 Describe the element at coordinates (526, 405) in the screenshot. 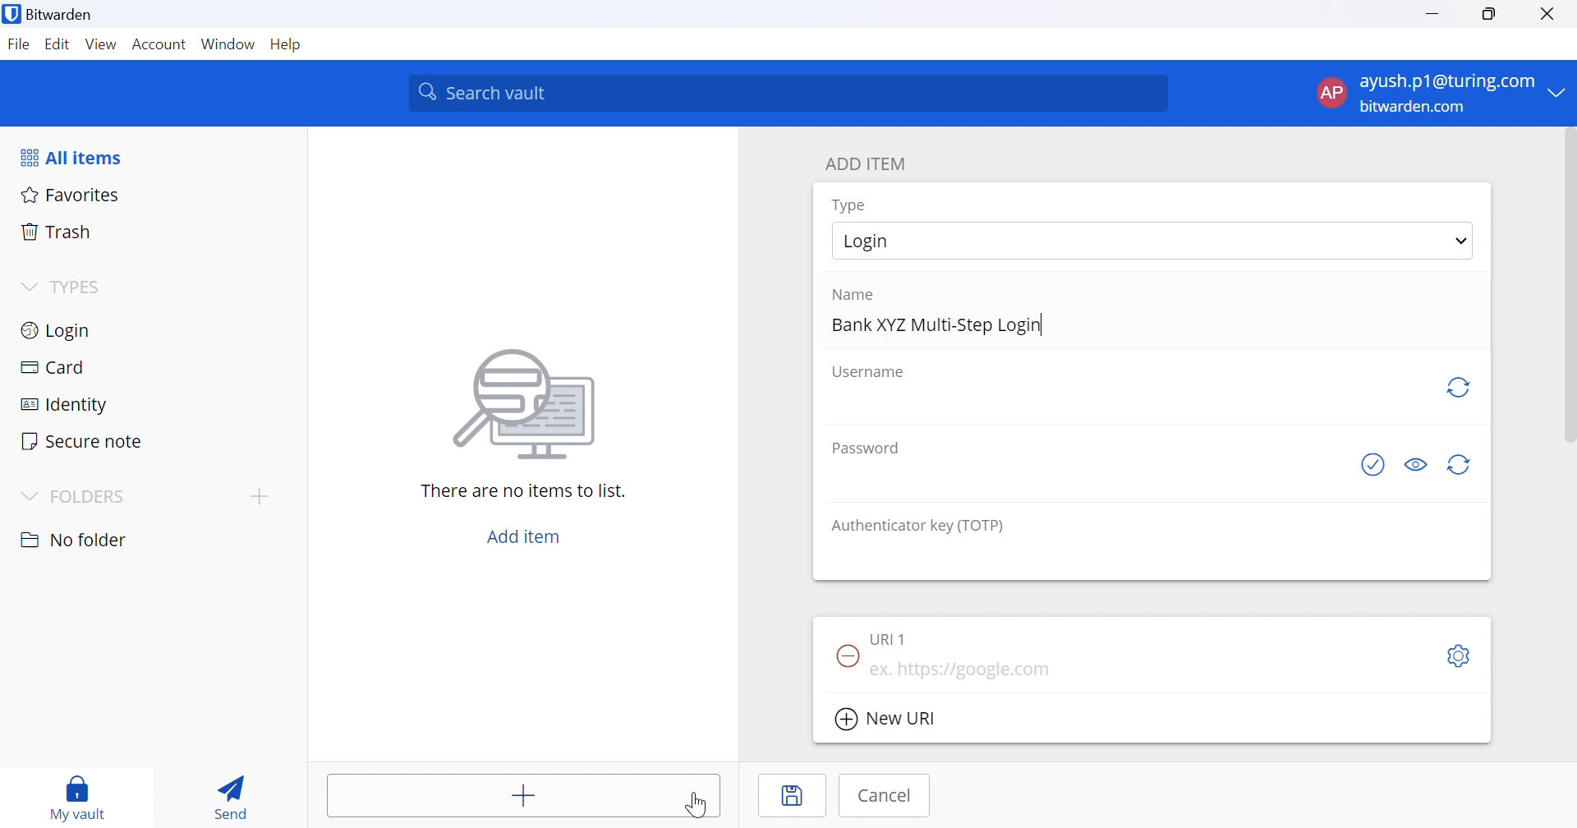

I see `Image` at that location.